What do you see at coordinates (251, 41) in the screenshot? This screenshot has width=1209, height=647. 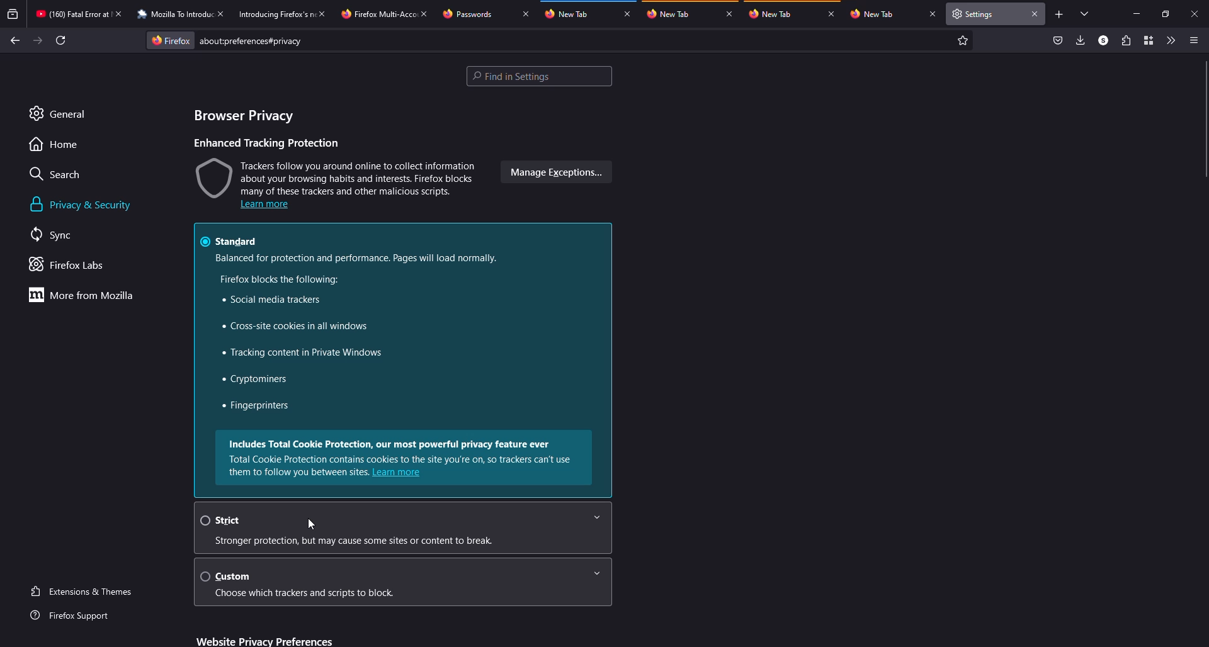 I see `preferences#privacy` at bounding box center [251, 41].